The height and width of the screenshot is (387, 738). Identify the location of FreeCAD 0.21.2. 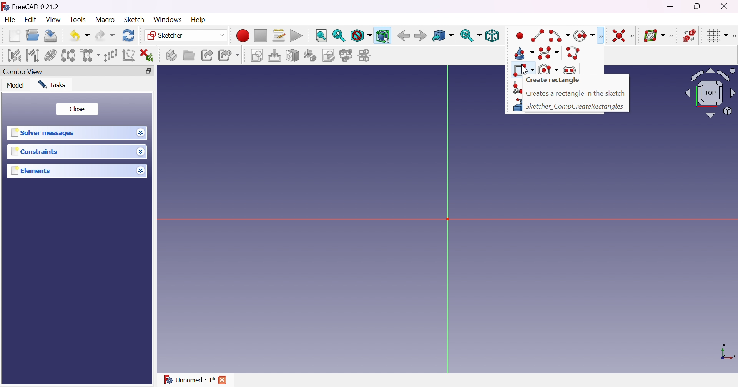
(35, 7).